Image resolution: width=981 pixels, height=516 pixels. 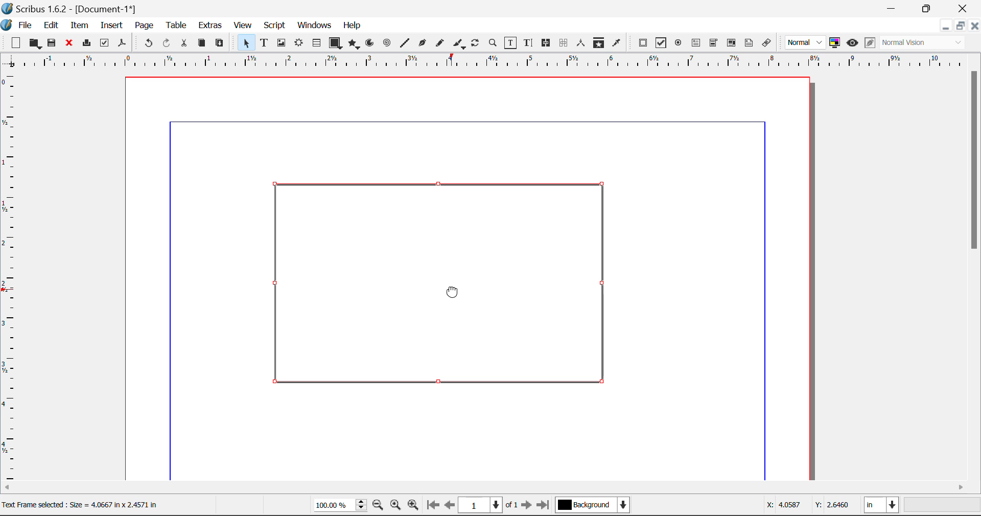 I want to click on Preview Mode, so click(x=806, y=43).